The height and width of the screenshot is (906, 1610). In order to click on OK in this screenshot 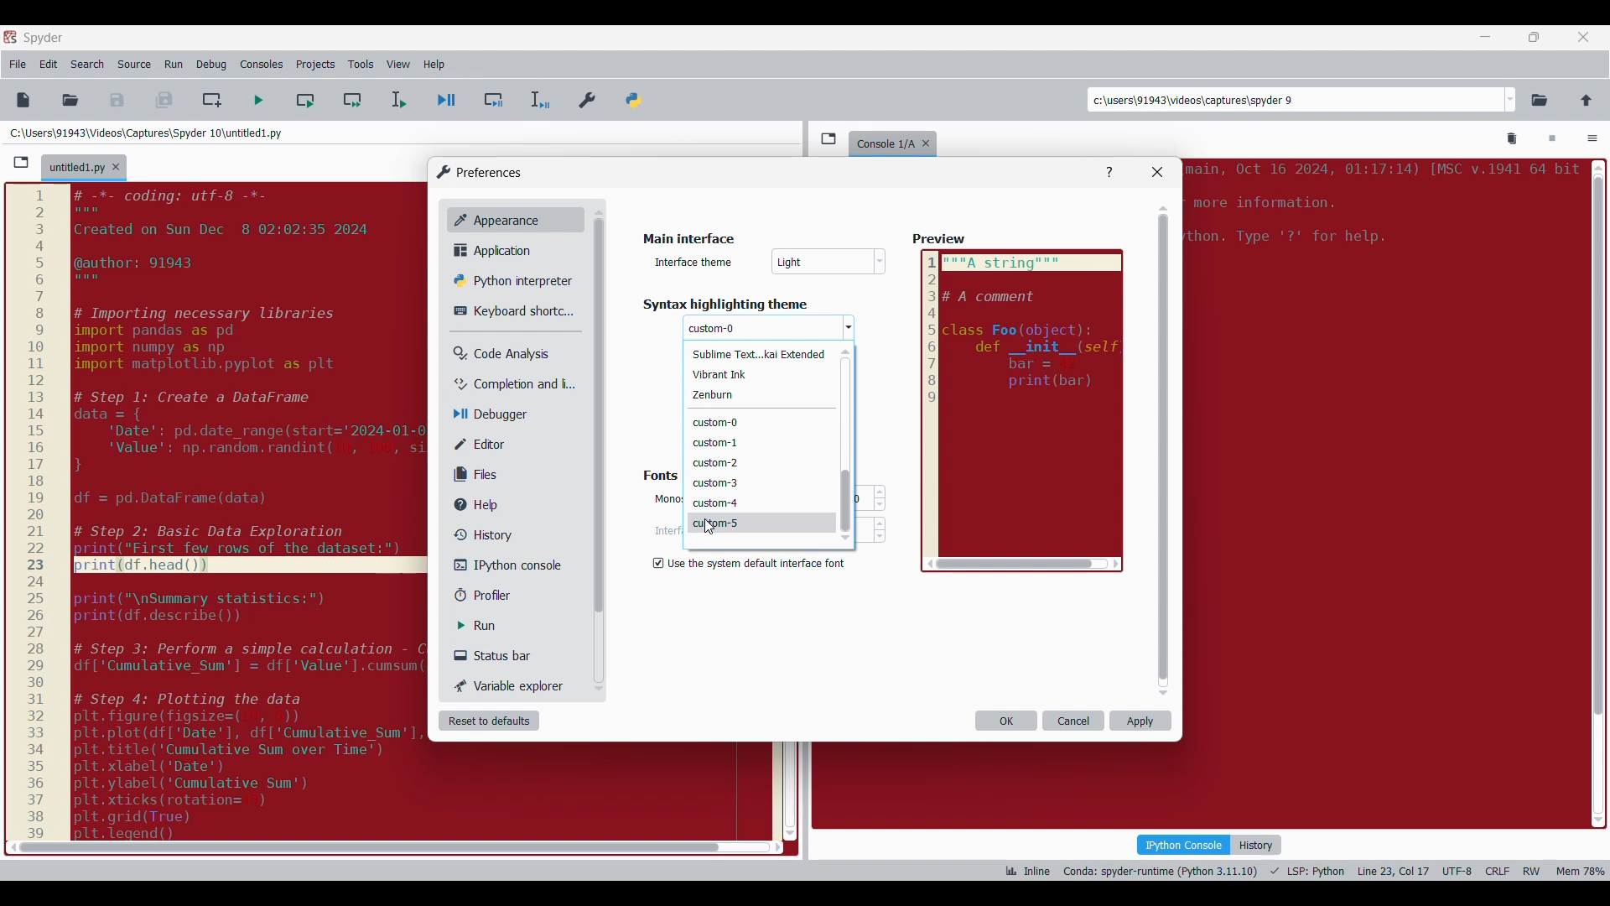, I will do `click(1006, 721)`.